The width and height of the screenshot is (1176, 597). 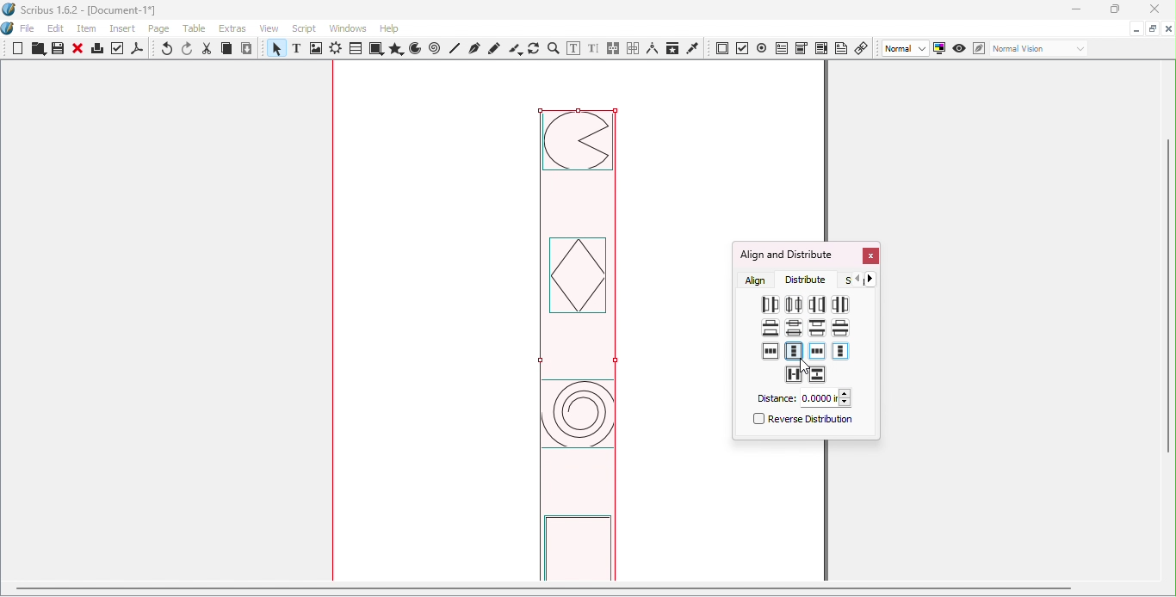 I want to click on Image frame, so click(x=318, y=50).